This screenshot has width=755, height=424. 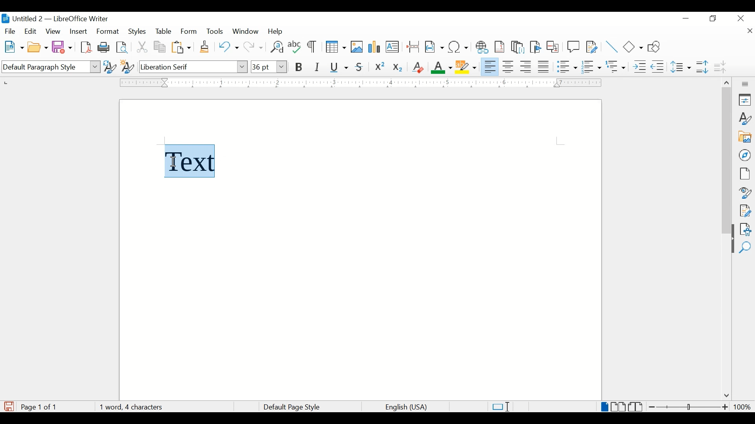 I want to click on insert hyperlink, so click(x=482, y=47).